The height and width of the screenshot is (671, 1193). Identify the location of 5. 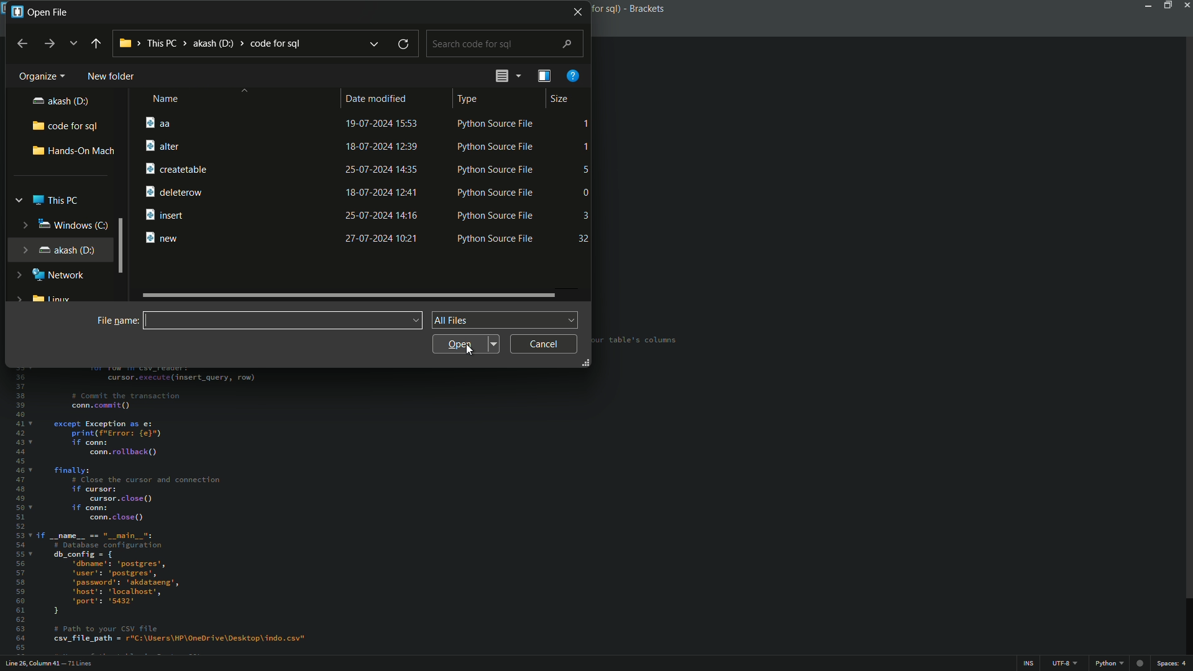
(585, 170).